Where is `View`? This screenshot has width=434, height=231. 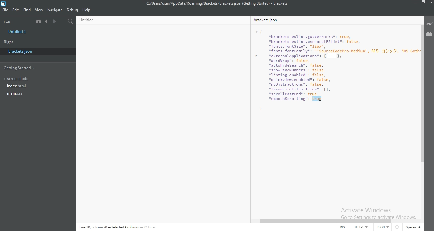 View is located at coordinates (40, 9).